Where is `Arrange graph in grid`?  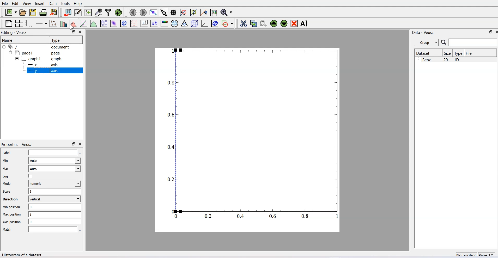 Arrange graph in grid is located at coordinates (19, 23).